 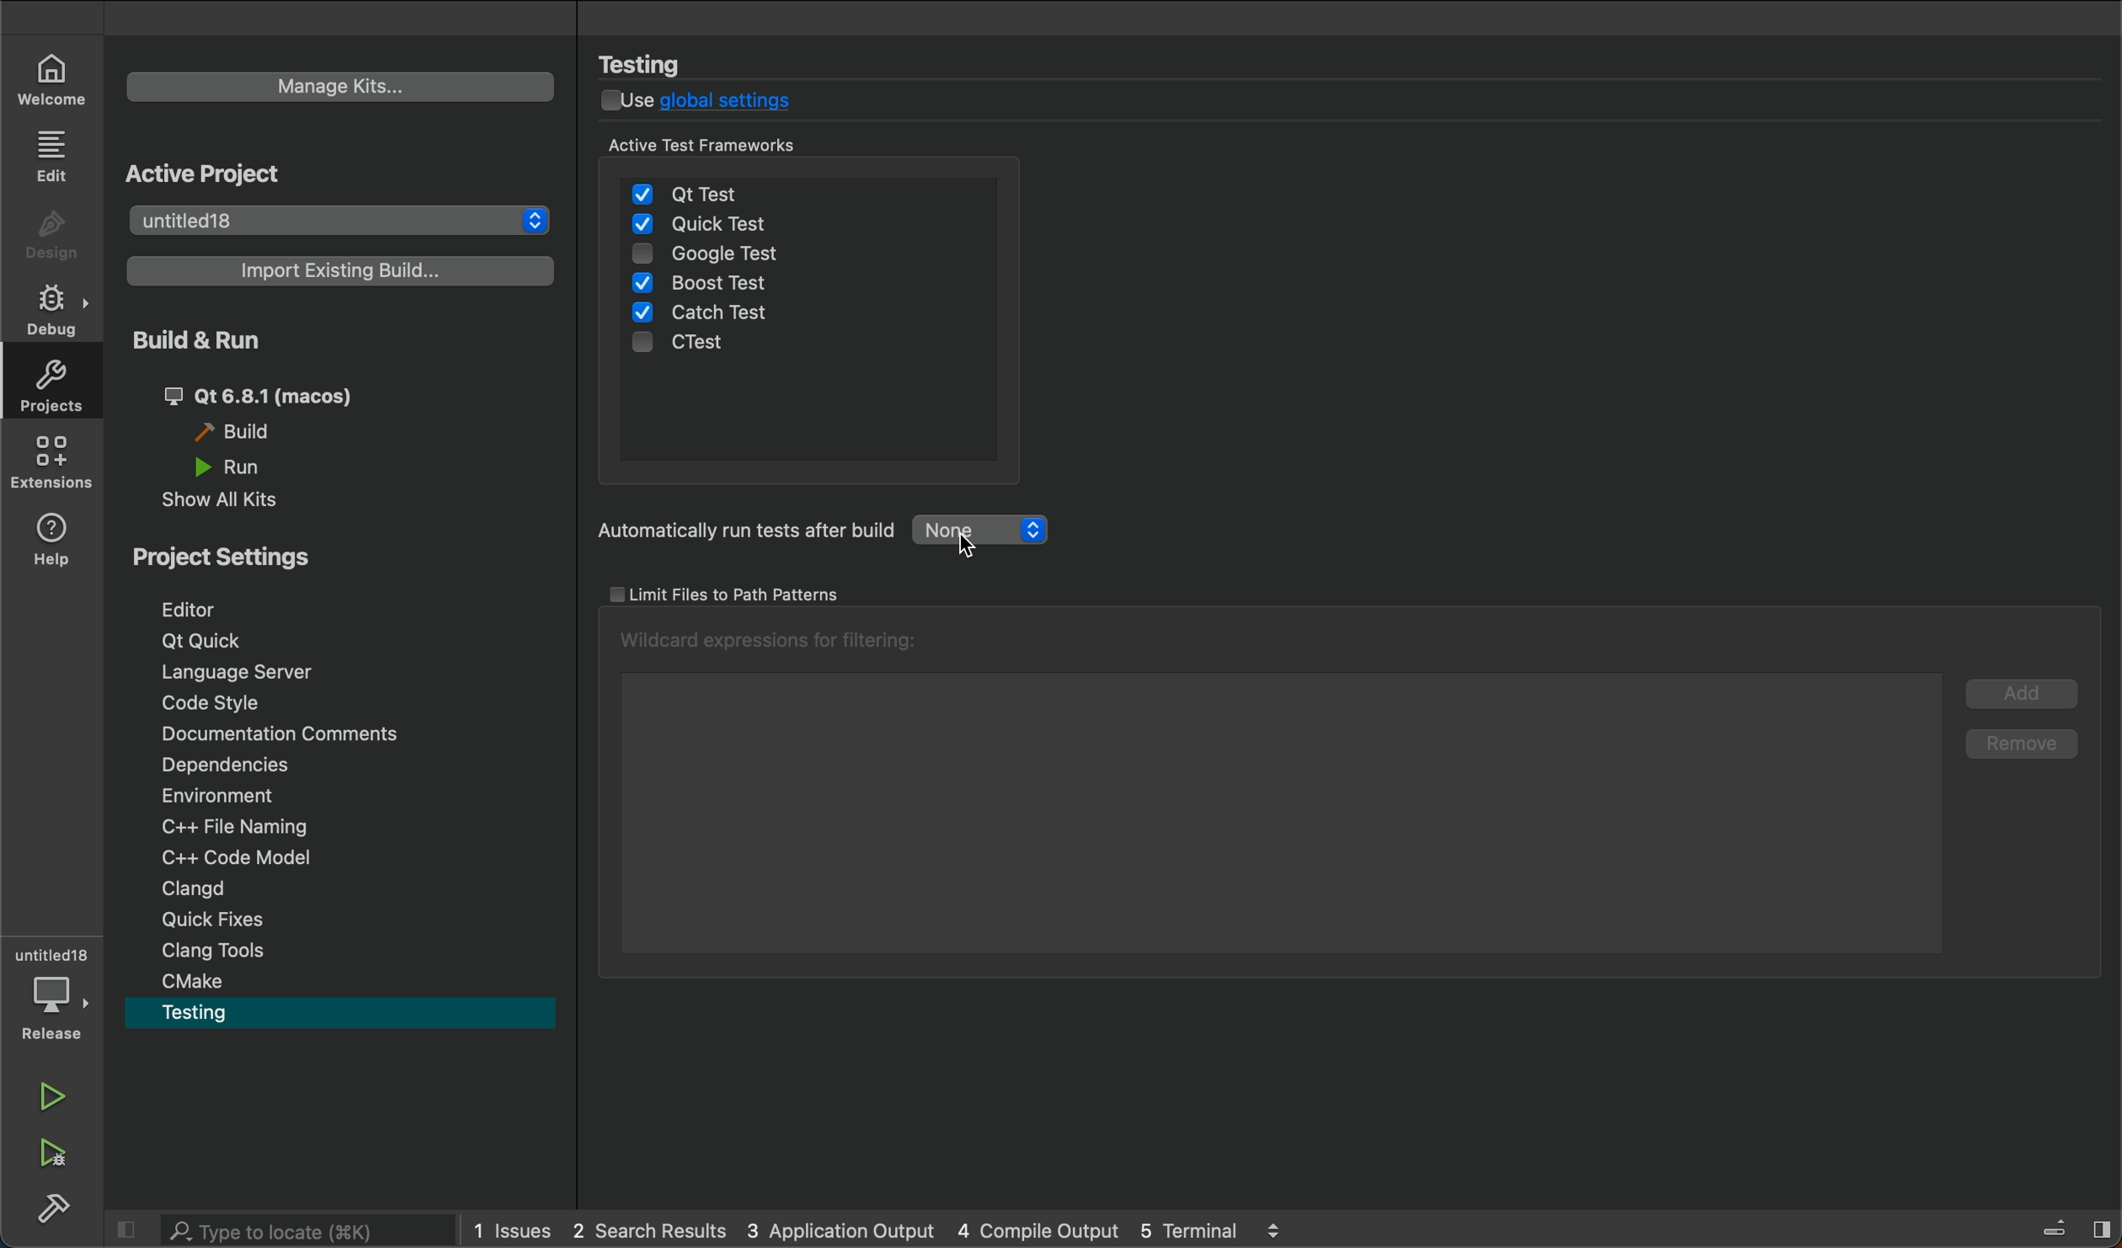 I want to click on show all kits, so click(x=239, y=502).